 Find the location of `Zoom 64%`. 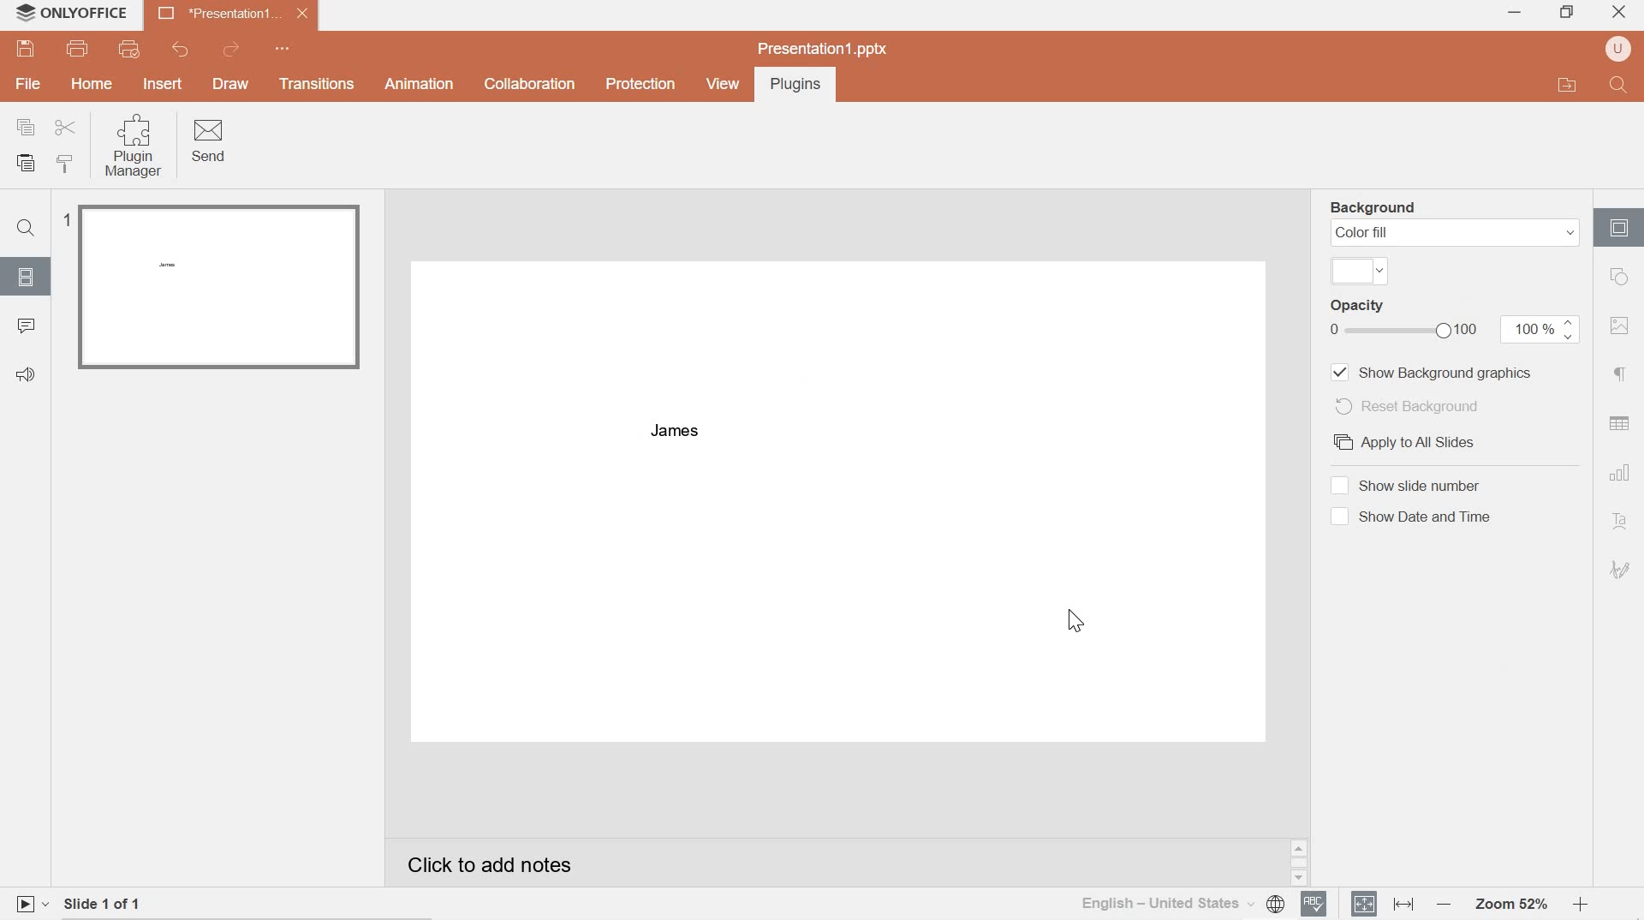

Zoom 64% is located at coordinates (1510, 904).